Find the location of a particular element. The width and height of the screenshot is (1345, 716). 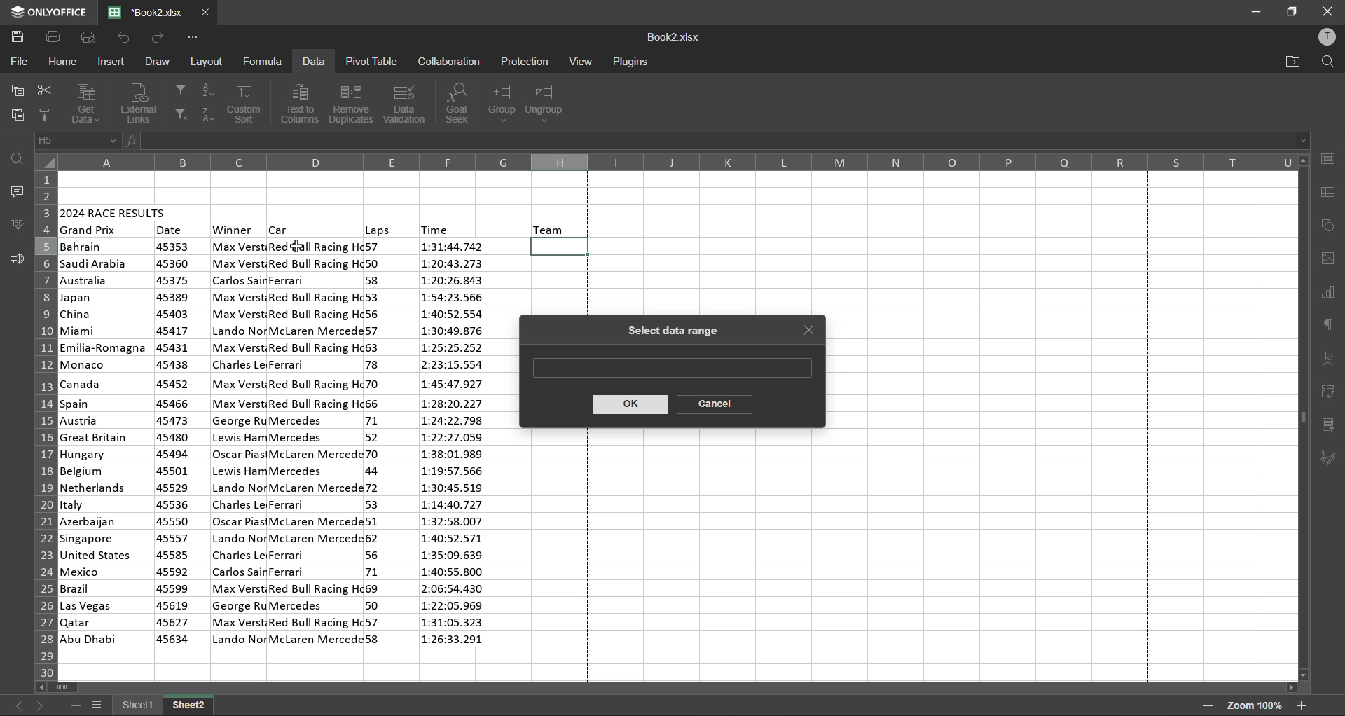

cell address is located at coordinates (78, 141).